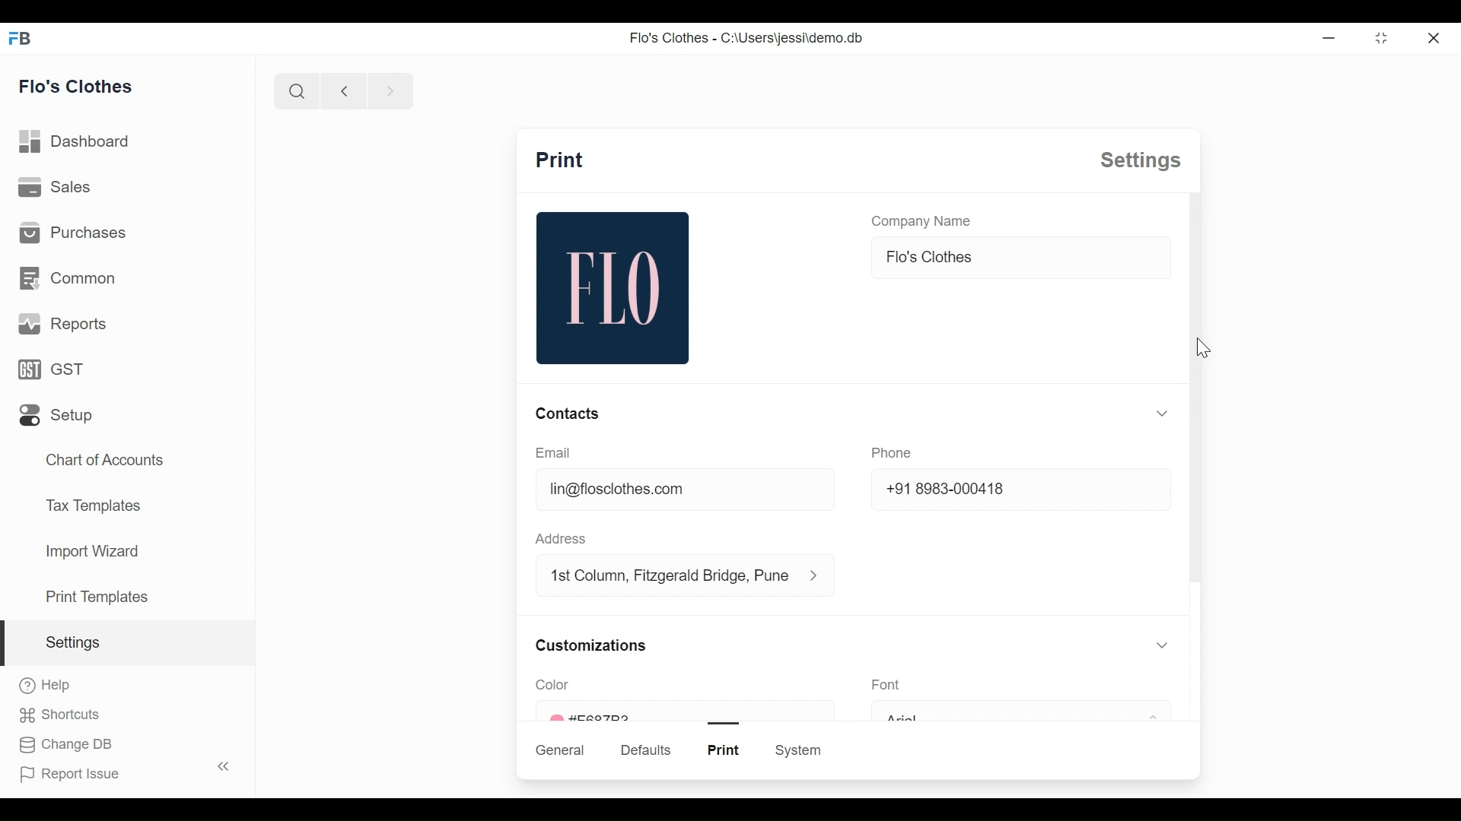  What do you see at coordinates (1433, 37) in the screenshot?
I see `close` at bounding box center [1433, 37].